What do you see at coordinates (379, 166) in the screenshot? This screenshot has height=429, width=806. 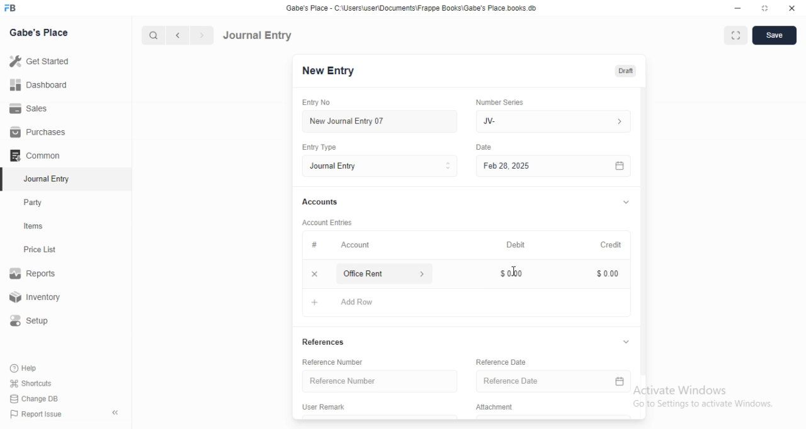 I see `Entry Type` at bounding box center [379, 166].